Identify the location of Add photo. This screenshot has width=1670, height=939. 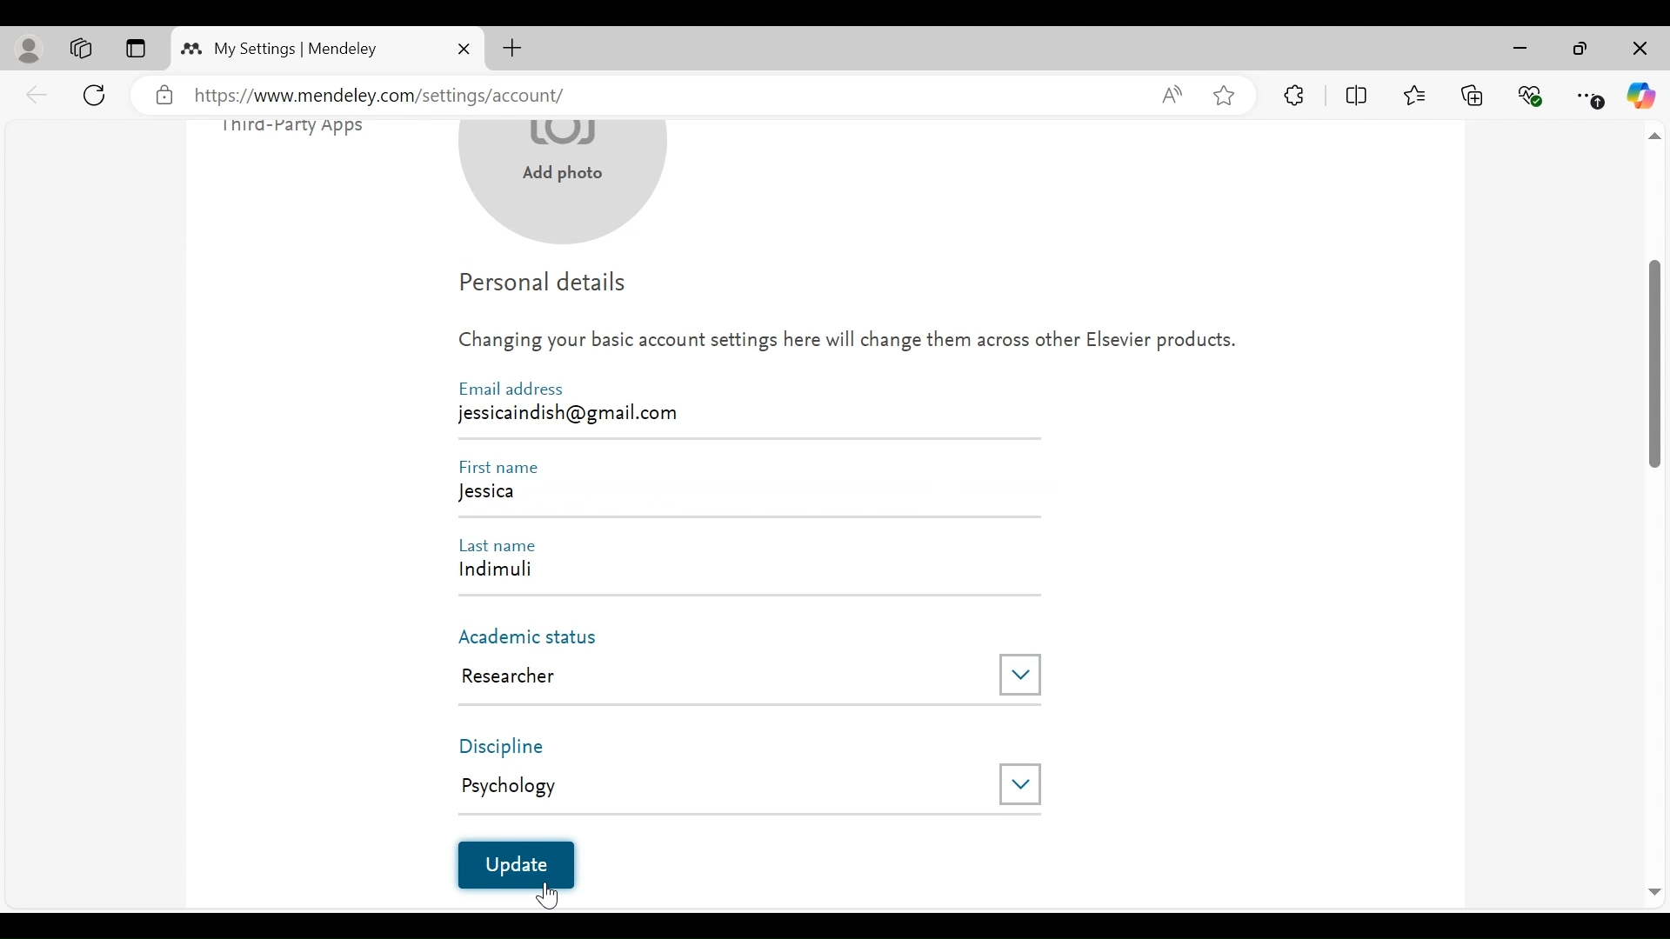
(563, 181).